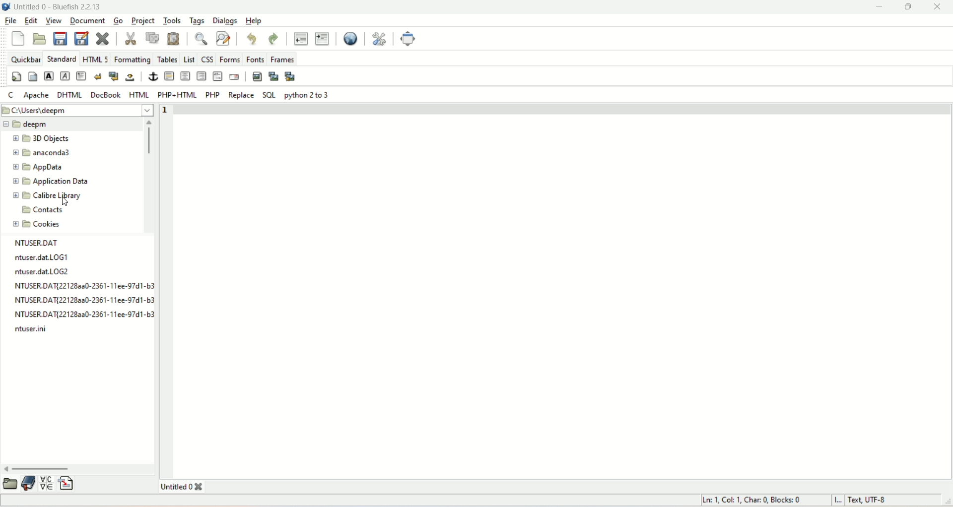 The height and width of the screenshot is (507, 953). I want to click on paste, so click(174, 39).